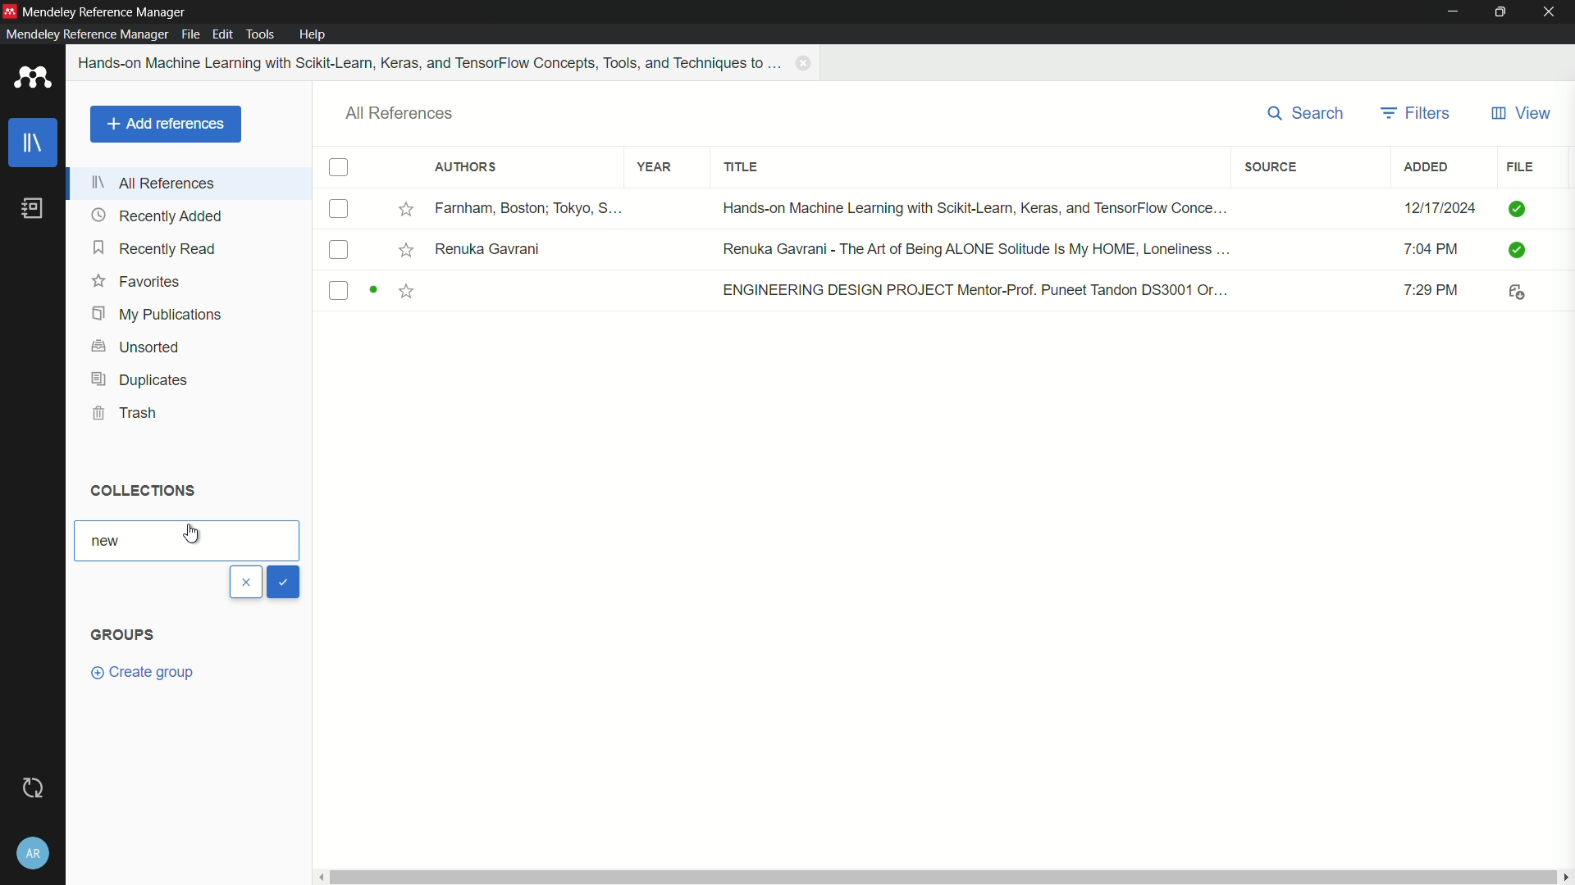 This screenshot has width=1575, height=885. What do you see at coordinates (194, 535) in the screenshot?
I see `cursor` at bounding box center [194, 535].